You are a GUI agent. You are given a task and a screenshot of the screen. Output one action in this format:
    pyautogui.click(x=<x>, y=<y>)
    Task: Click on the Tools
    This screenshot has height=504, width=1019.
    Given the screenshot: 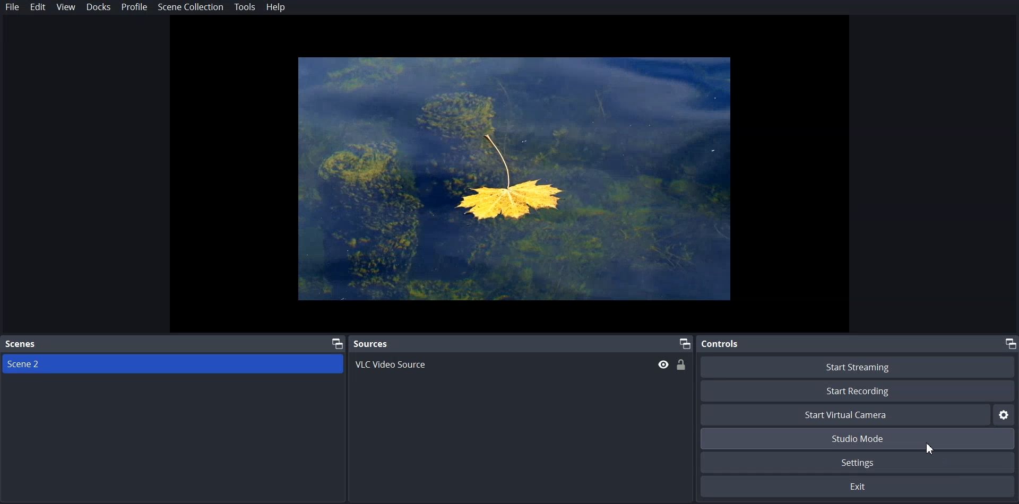 What is the action you would take?
    pyautogui.click(x=245, y=7)
    